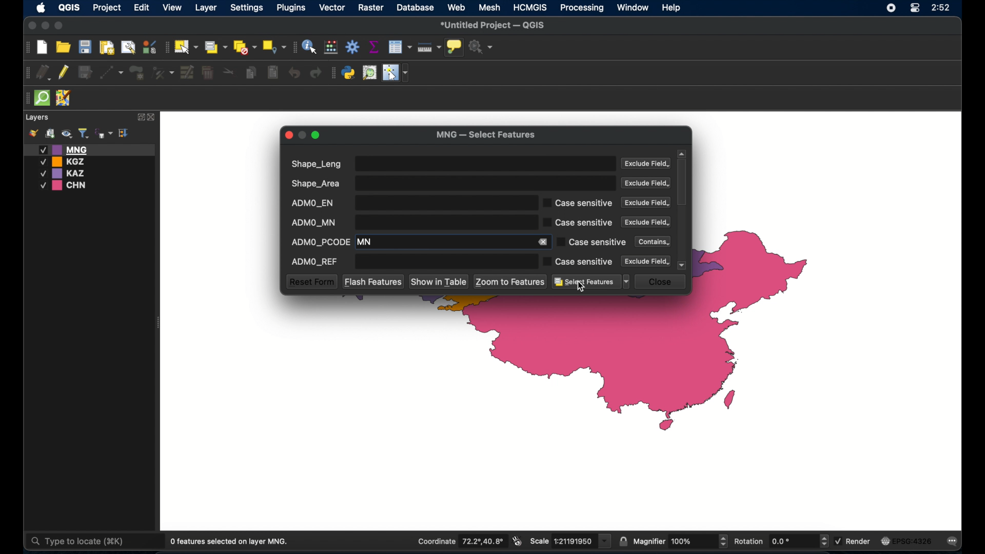  Describe the element at coordinates (104, 132) in the screenshot. I see `filter legend by expression` at that location.